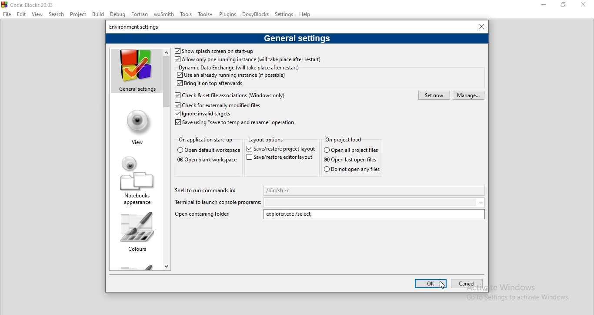 The image size is (594, 315). What do you see at coordinates (203, 114) in the screenshot?
I see `Ignore invalid targets` at bounding box center [203, 114].